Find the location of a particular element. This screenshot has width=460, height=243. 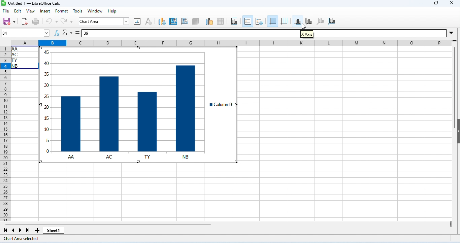

next sheet is located at coordinates (21, 231).